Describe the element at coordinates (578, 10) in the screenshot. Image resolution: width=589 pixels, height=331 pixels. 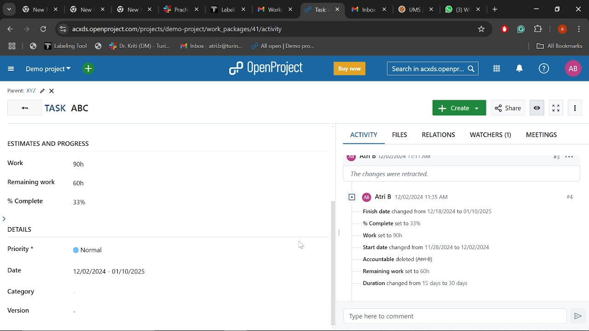
I see `Close` at that location.